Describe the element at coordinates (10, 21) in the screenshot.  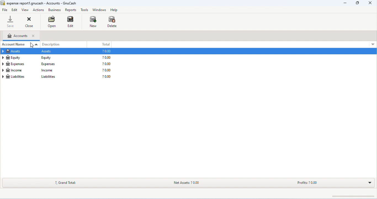
I see `save` at that location.